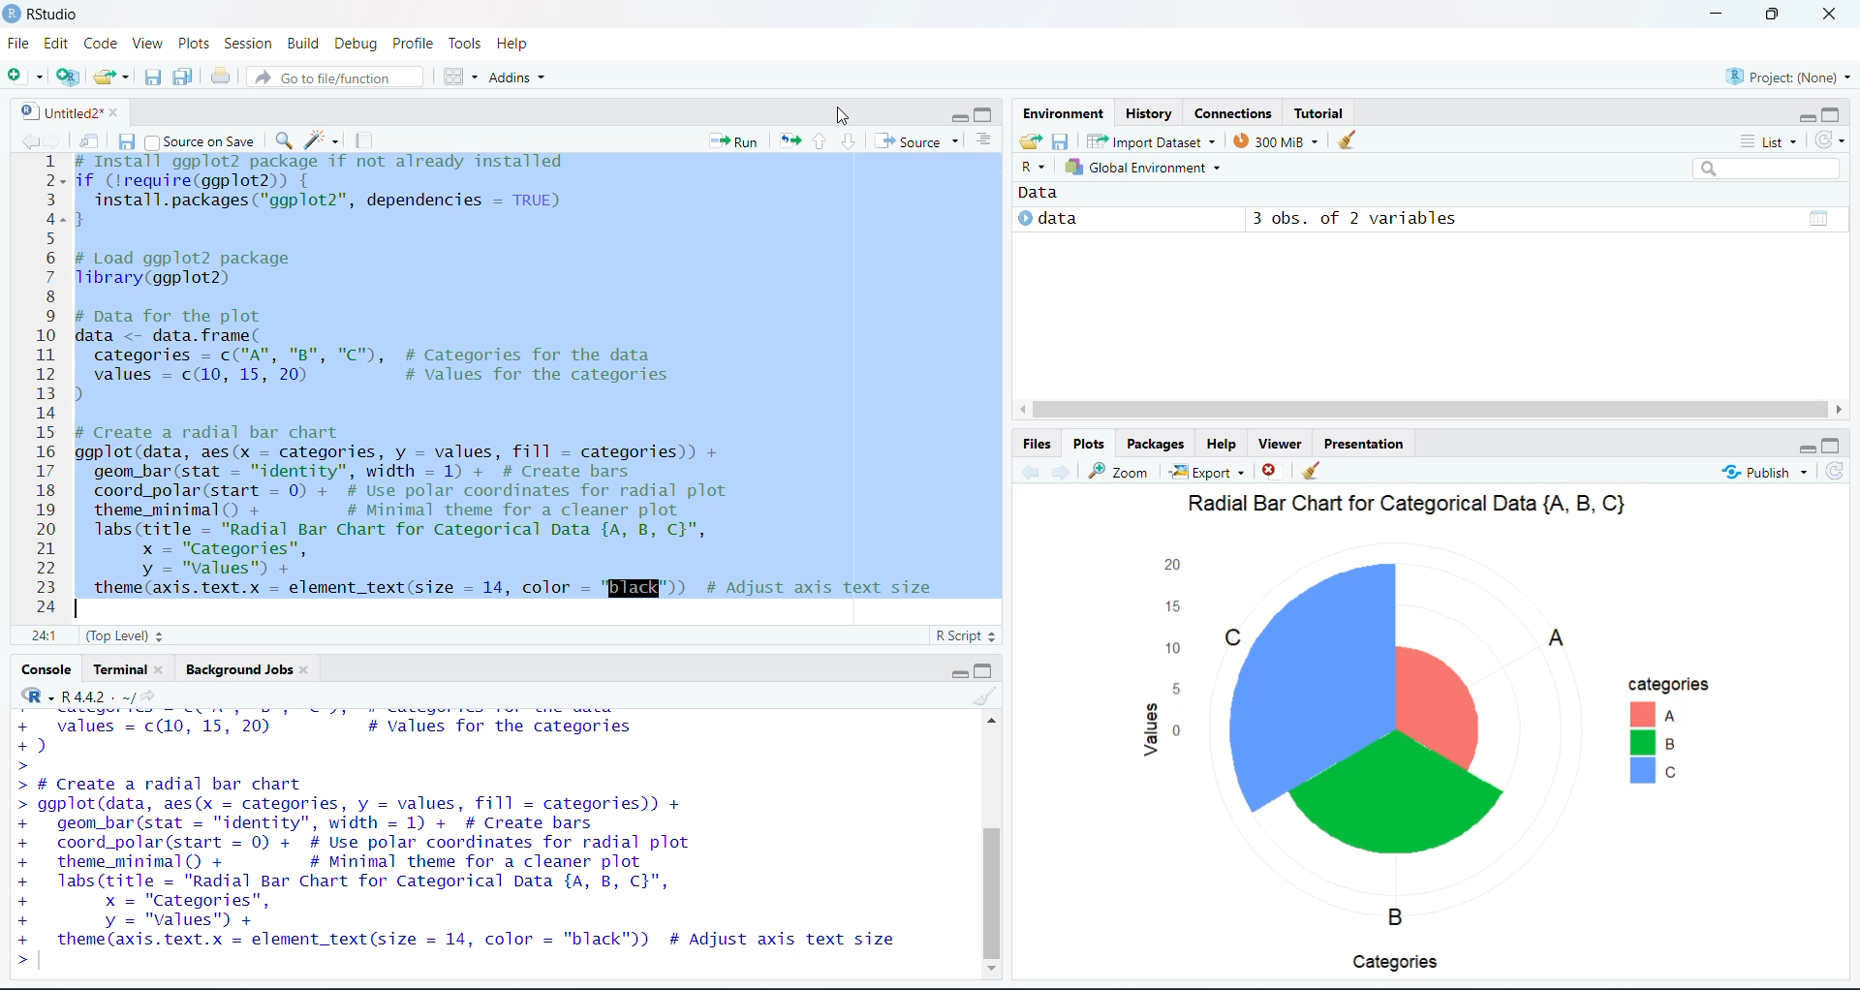  Describe the element at coordinates (1123, 471) in the screenshot. I see `zoom` at that location.